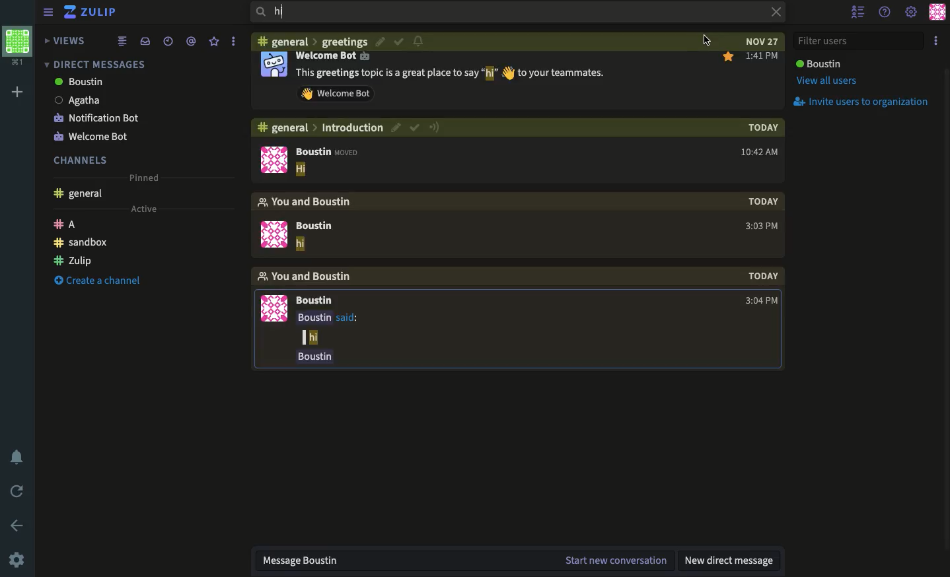 Image resolution: width=950 pixels, height=577 pixels. I want to click on notifications, so click(419, 40).